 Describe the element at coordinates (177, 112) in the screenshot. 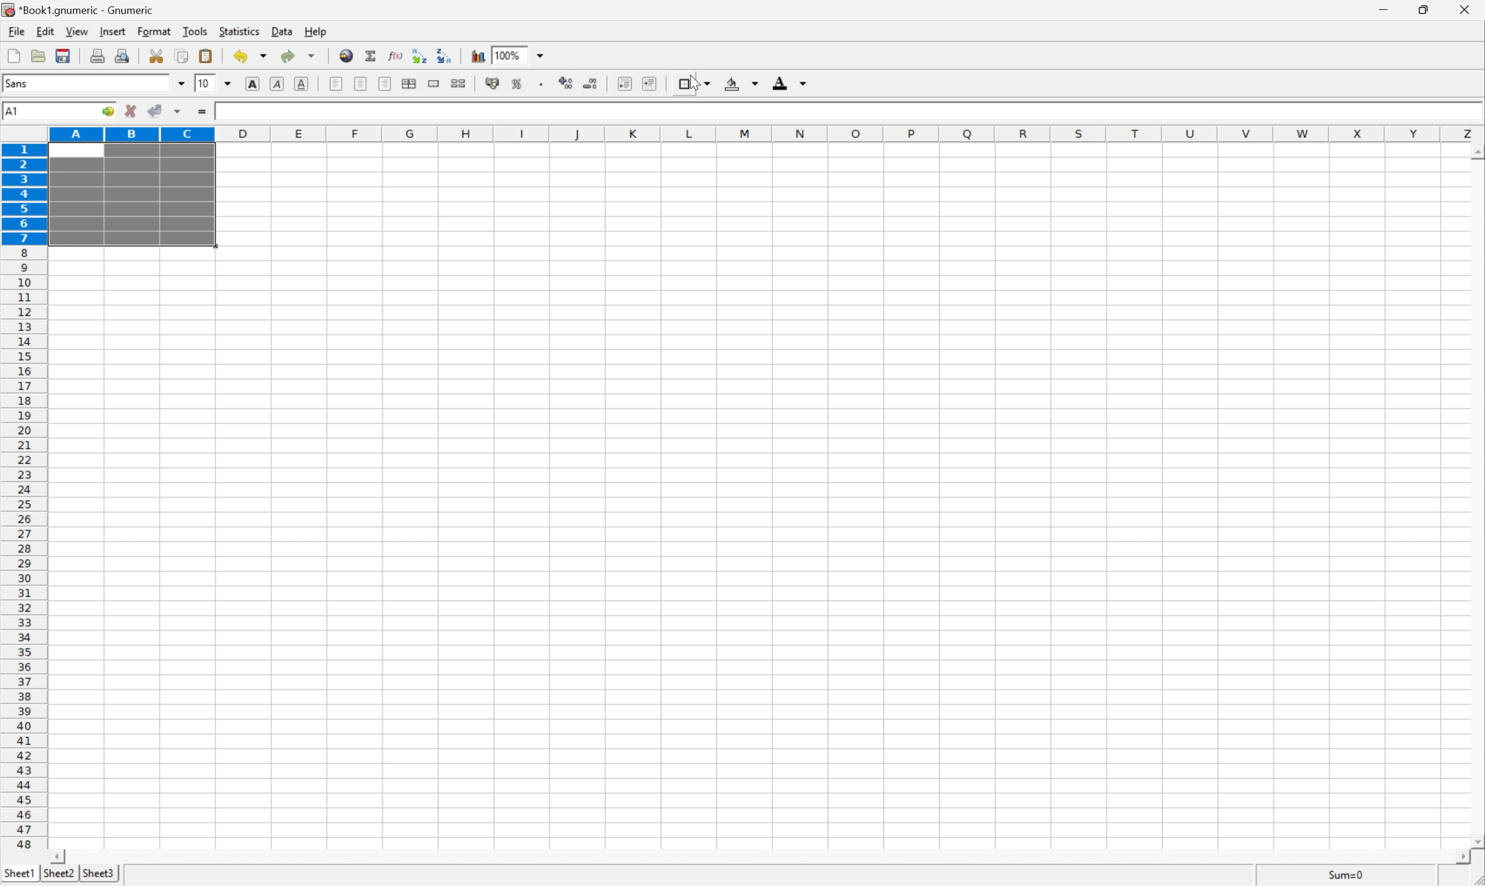

I see `accept changes across selection` at that location.